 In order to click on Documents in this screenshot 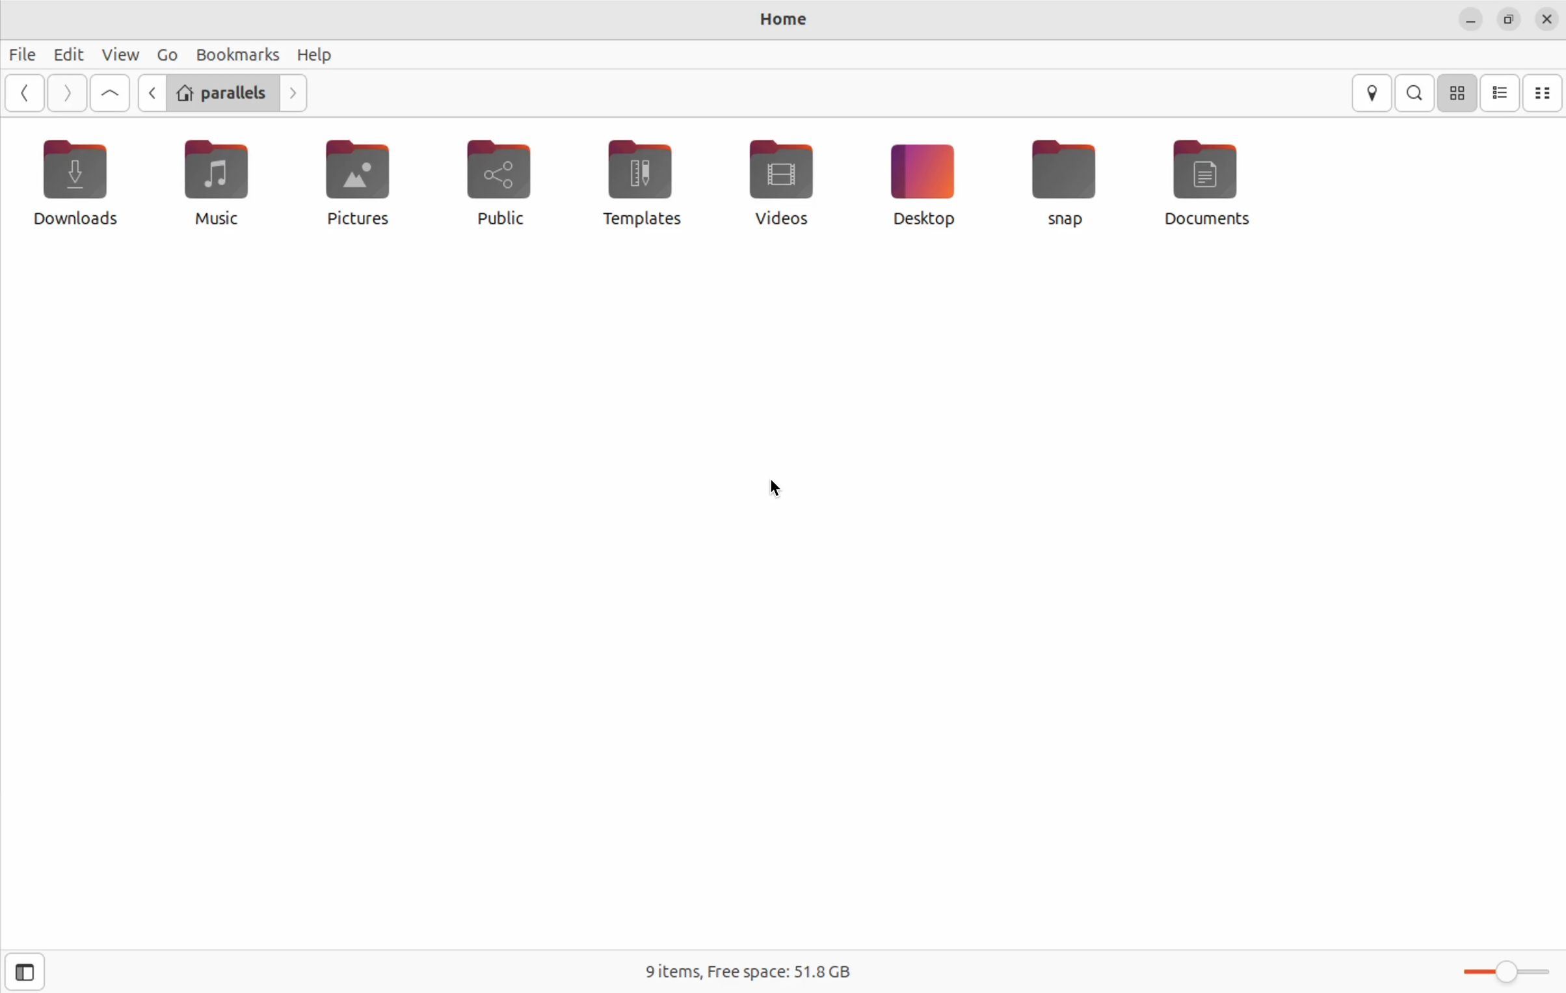, I will do `click(1209, 181)`.